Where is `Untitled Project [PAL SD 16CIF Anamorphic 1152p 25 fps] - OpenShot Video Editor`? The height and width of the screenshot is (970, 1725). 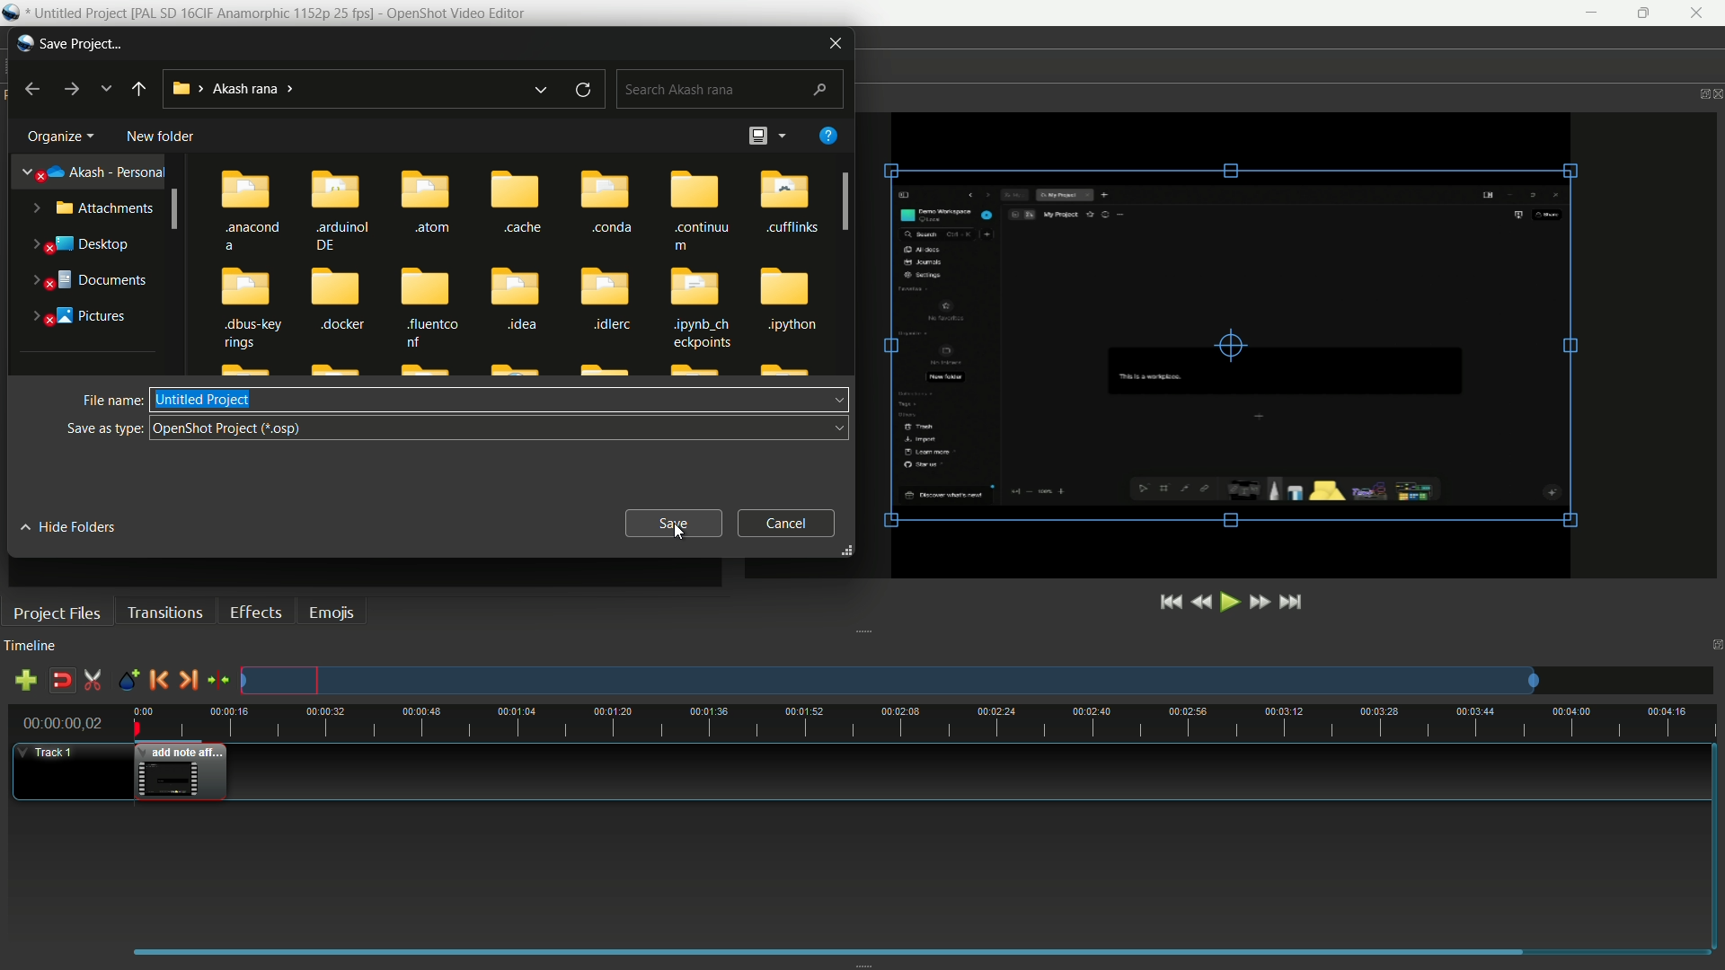
Untitled Project [PAL SD 16CIF Anamorphic 1152p 25 fps] - OpenShot Video Editor is located at coordinates (284, 13).